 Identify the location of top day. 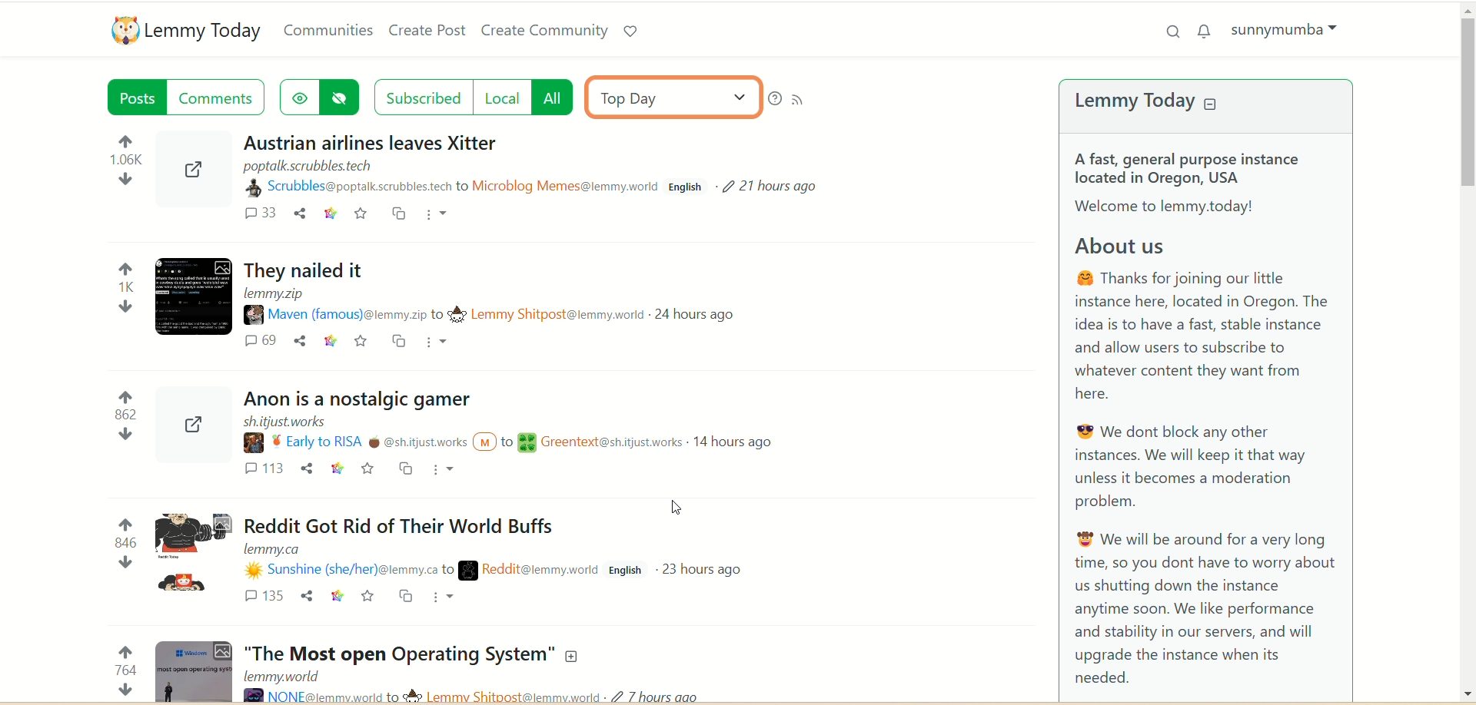
(670, 97).